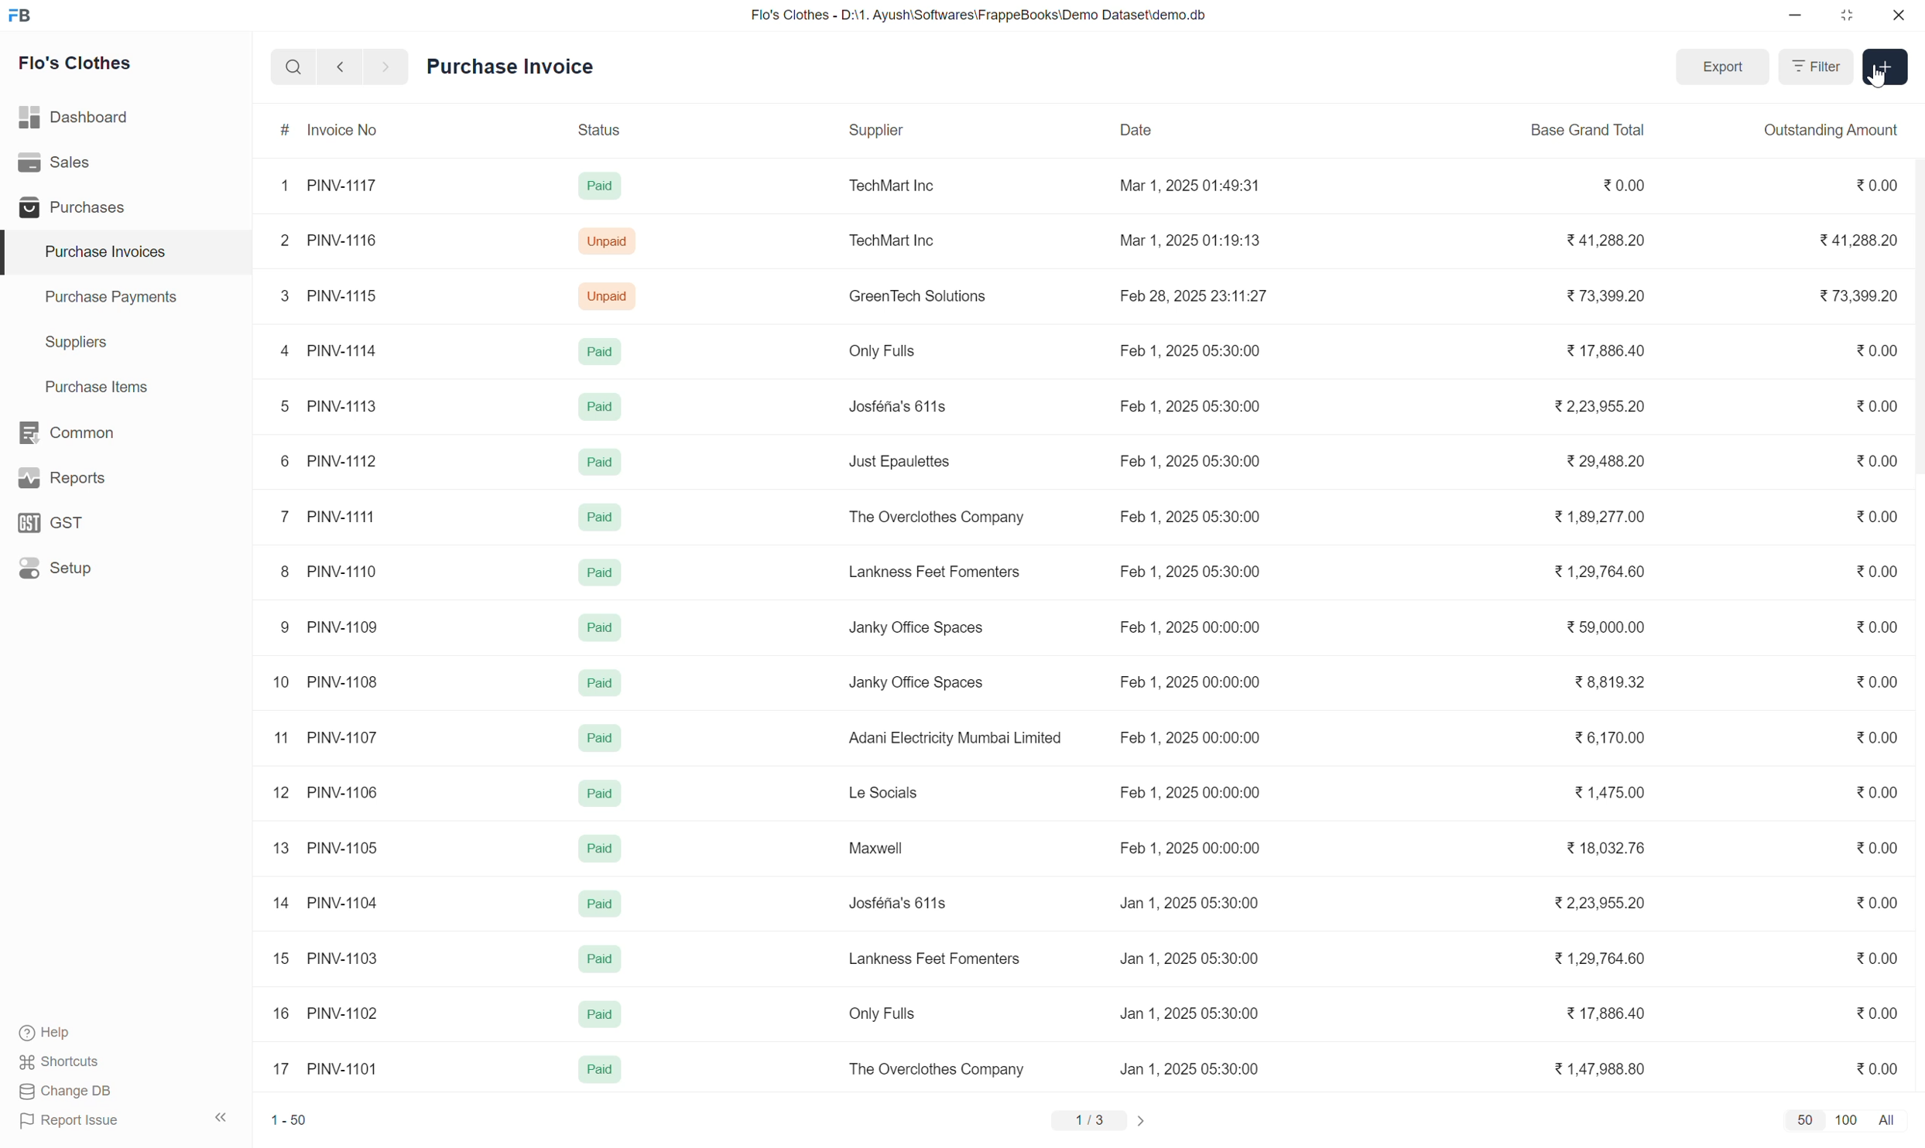 The height and width of the screenshot is (1148, 1925). What do you see at coordinates (1189, 460) in the screenshot?
I see `Feb 1, 2025 05:30:00` at bounding box center [1189, 460].